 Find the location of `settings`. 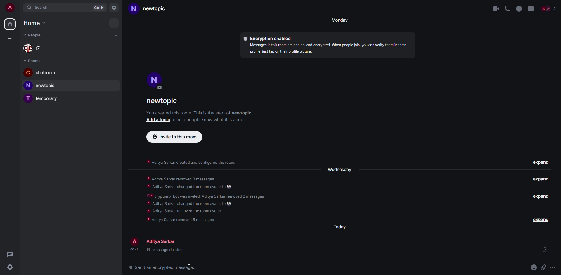

settings is located at coordinates (10, 268).